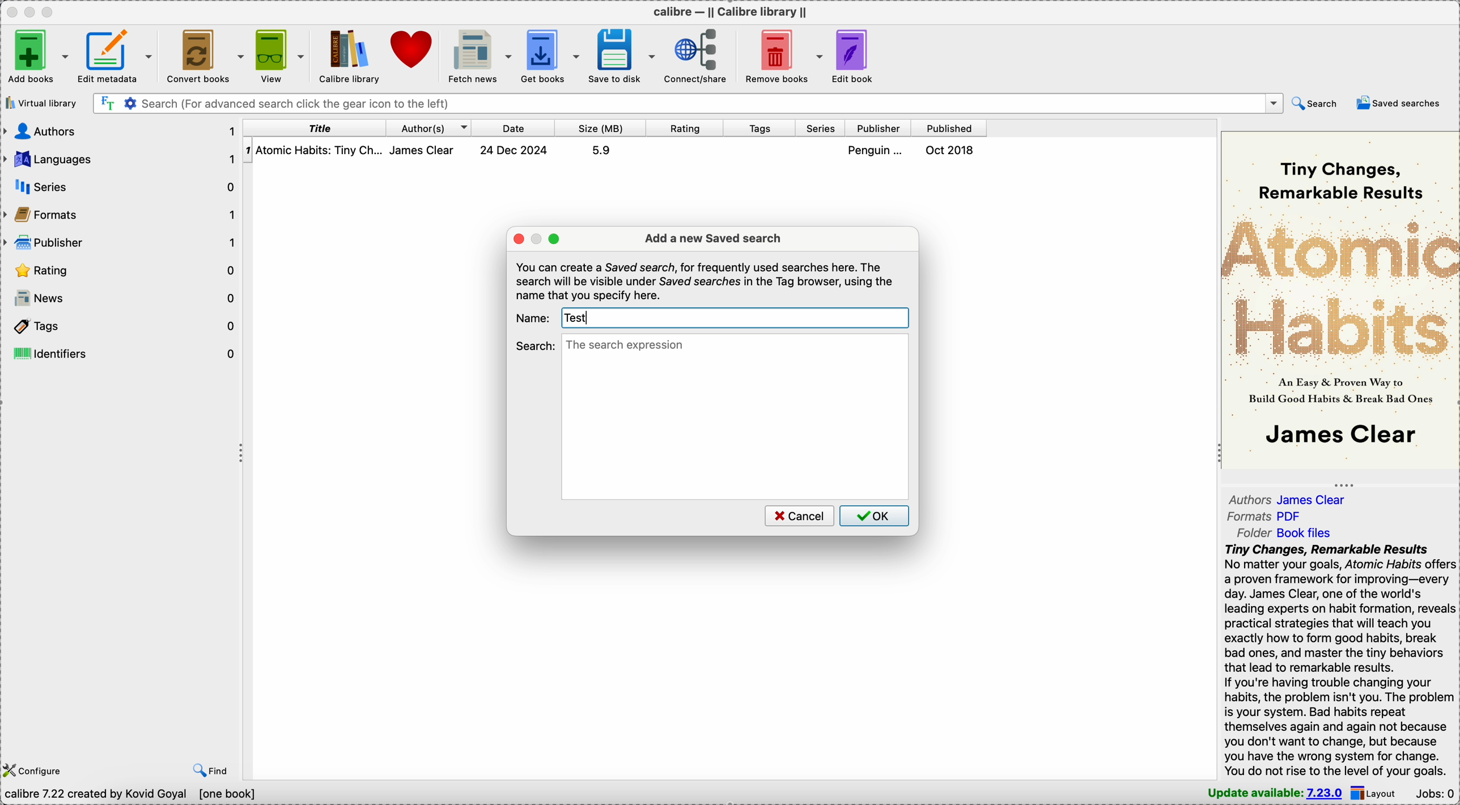 This screenshot has height=805, width=1460. Describe the element at coordinates (1293, 498) in the screenshot. I see `authors James Clear` at that location.